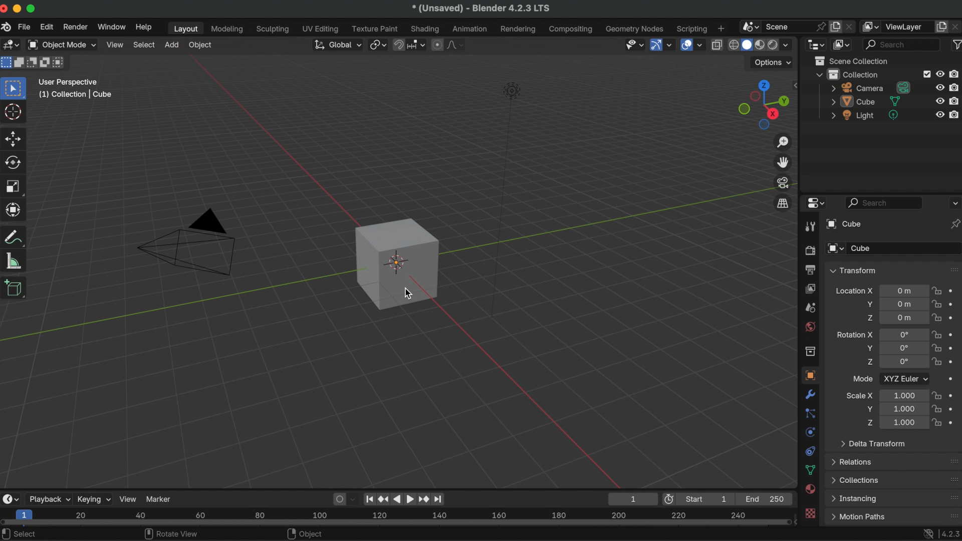 Image resolution: width=962 pixels, height=541 pixels. What do you see at coordinates (811, 394) in the screenshot?
I see `modifiers` at bounding box center [811, 394].